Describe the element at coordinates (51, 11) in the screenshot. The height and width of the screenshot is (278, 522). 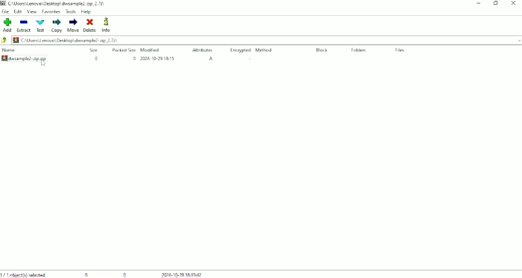
I see `Favorites` at that location.